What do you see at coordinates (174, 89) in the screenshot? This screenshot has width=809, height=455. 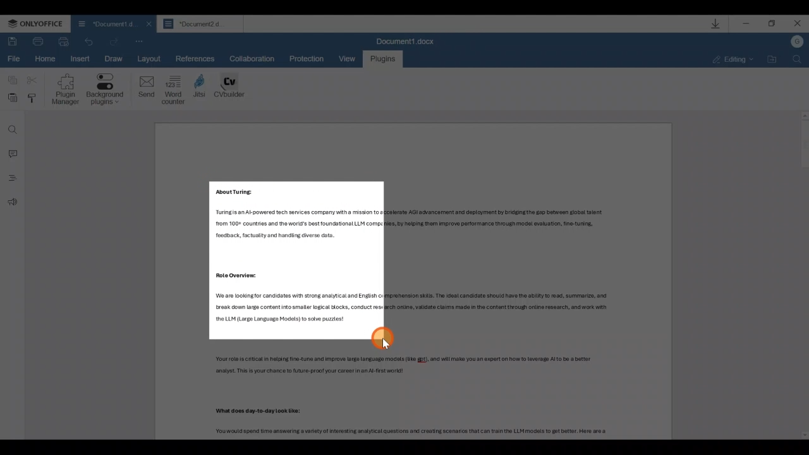 I see `Word counter` at bounding box center [174, 89].